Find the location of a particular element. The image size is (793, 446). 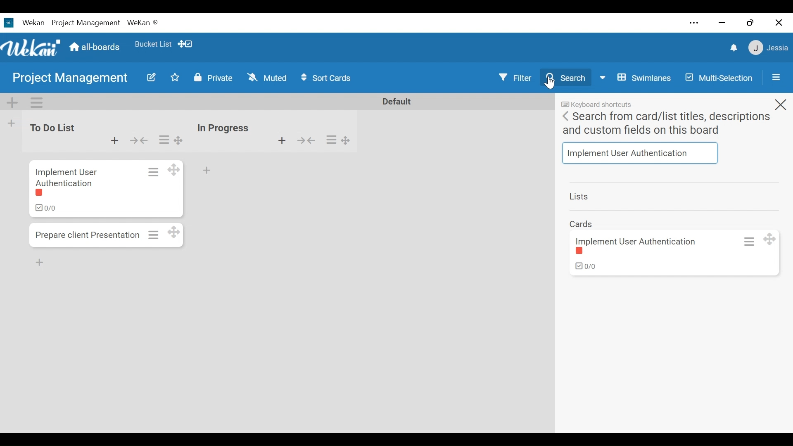

label is located at coordinates (43, 194).